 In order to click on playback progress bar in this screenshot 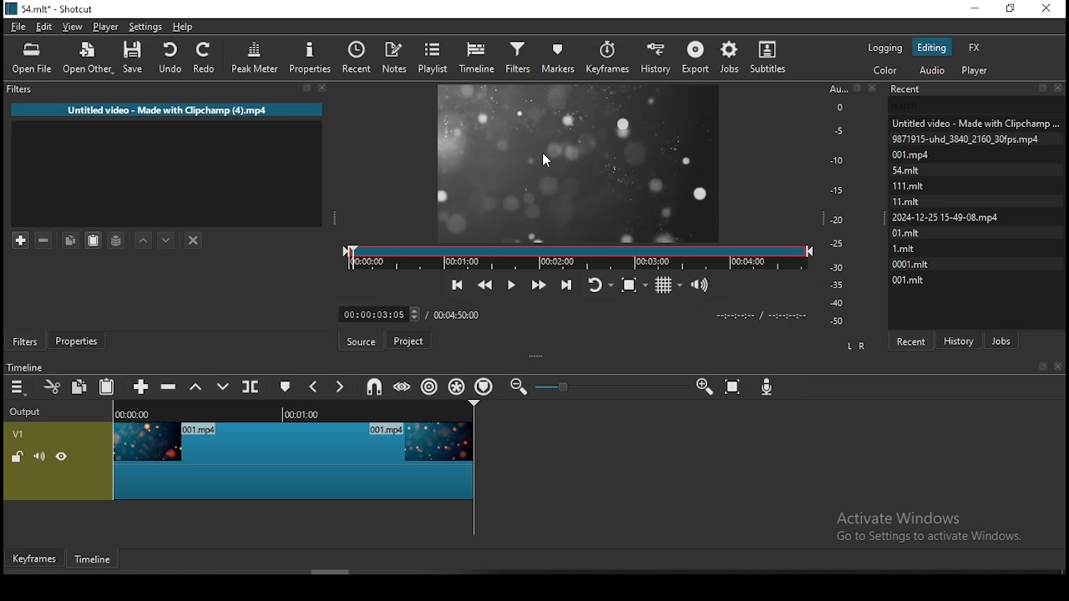, I will do `click(578, 258)`.